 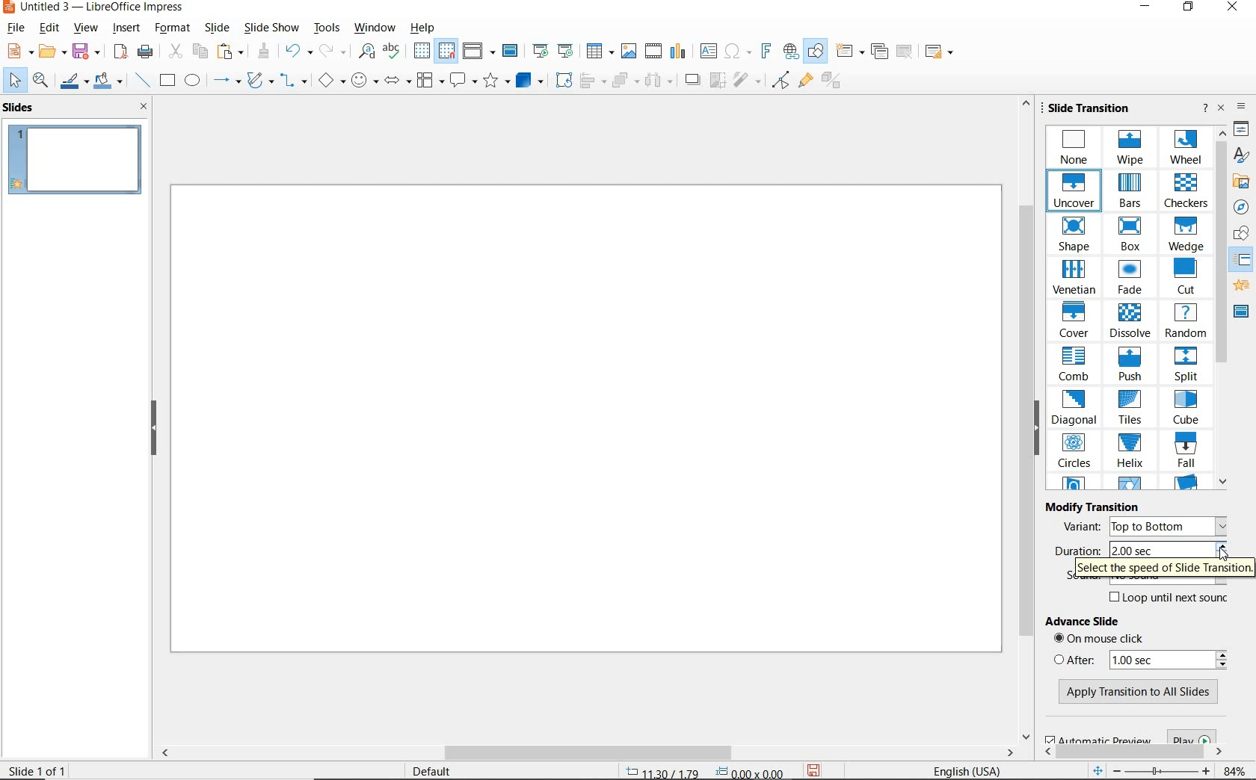 I want to click on ZOOM OUT OR ZOOM IN, so click(x=1149, y=768).